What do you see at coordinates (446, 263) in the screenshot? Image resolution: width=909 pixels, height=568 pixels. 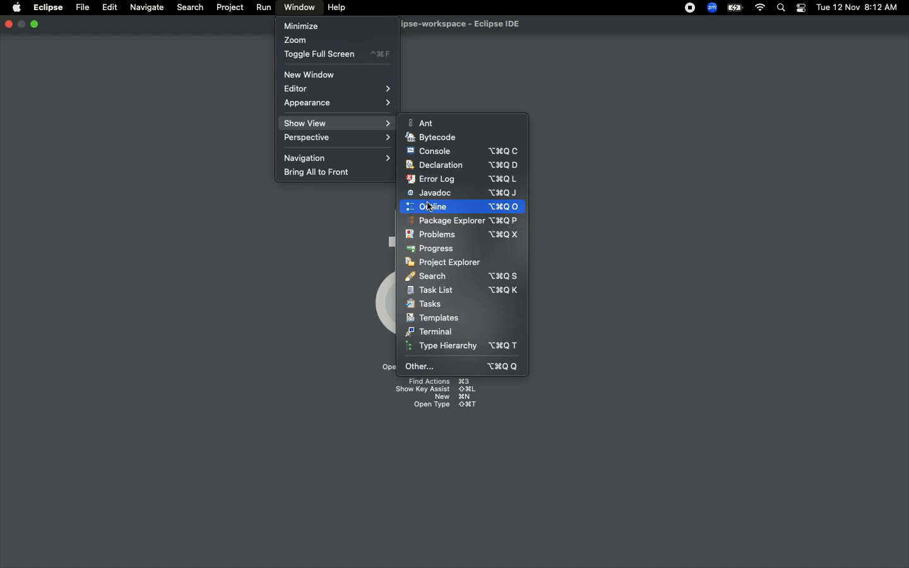 I see `Project explorer` at bounding box center [446, 263].